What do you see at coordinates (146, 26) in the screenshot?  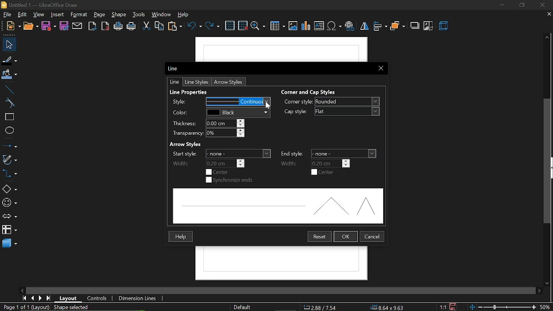 I see `cut ` at bounding box center [146, 26].